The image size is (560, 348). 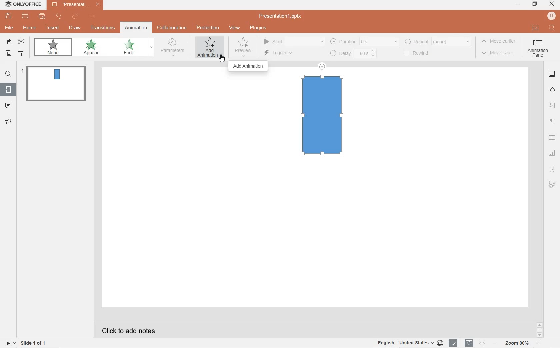 What do you see at coordinates (22, 54) in the screenshot?
I see `copy style` at bounding box center [22, 54].